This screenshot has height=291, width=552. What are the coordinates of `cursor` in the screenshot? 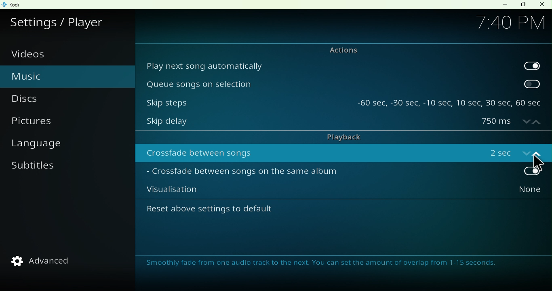 It's located at (537, 163).